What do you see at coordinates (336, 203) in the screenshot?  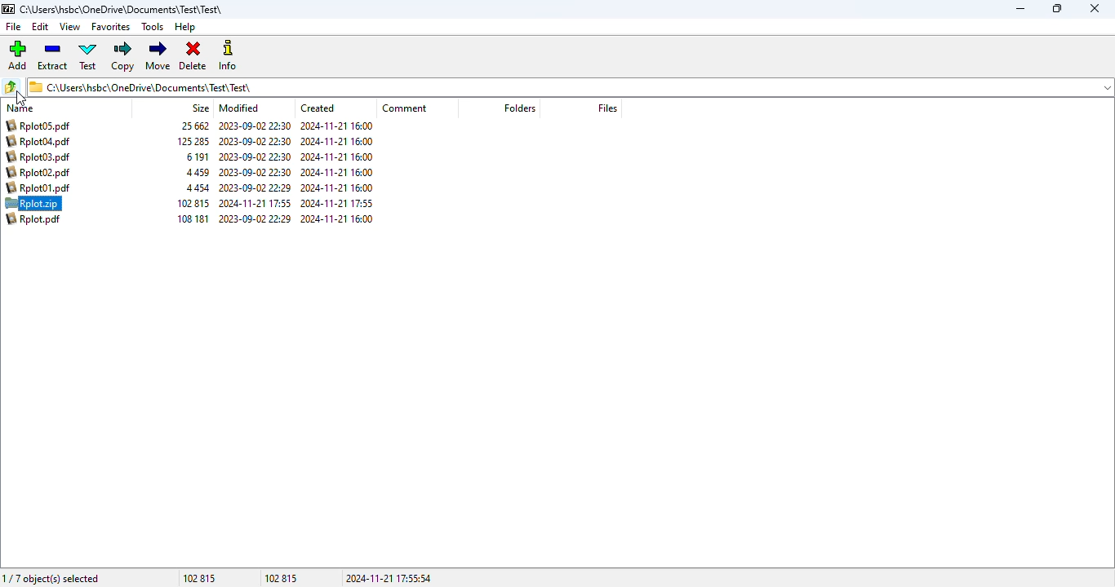 I see `2024-11-21 17:55` at bounding box center [336, 203].